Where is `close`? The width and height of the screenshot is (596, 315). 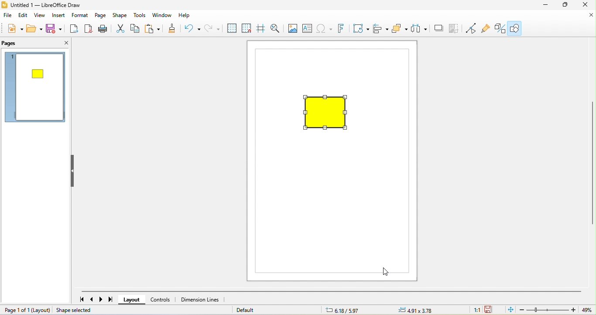 close is located at coordinates (589, 16).